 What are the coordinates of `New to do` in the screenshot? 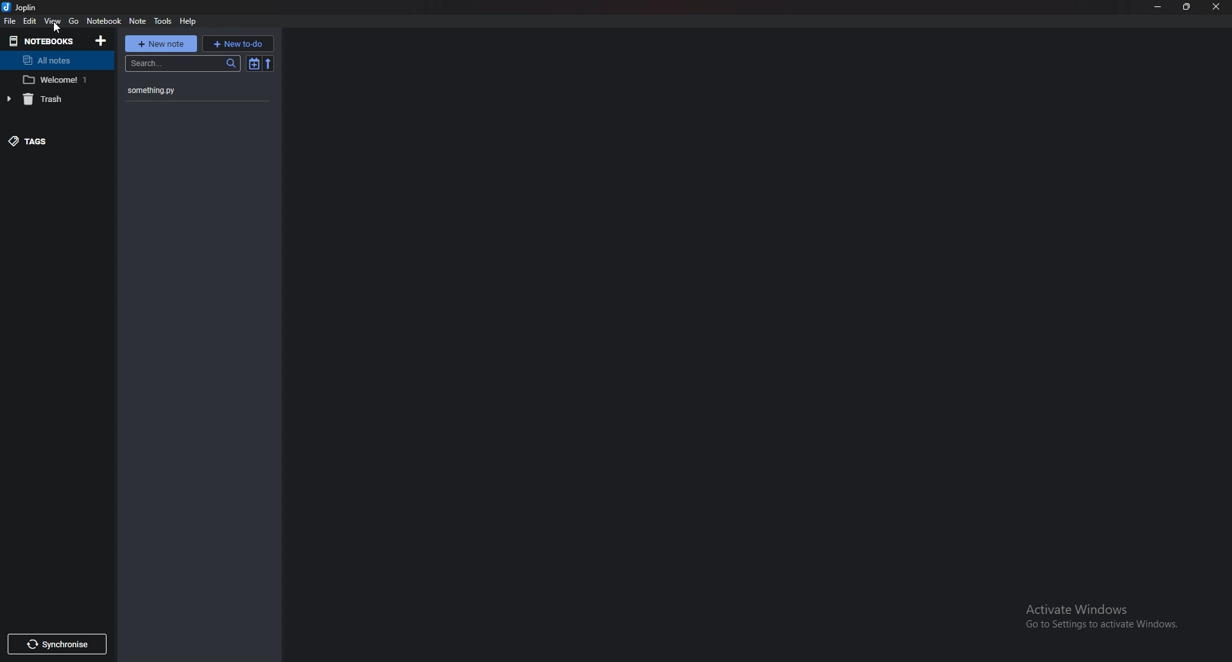 It's located at (237, 44).